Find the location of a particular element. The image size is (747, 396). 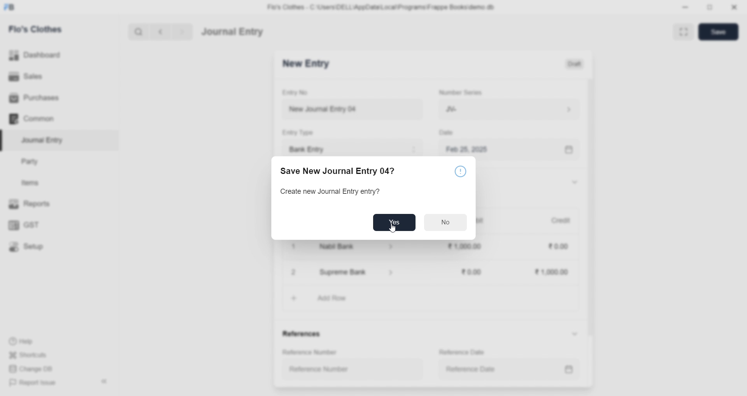

Save New Journal Entry 04? is located at coordinates (338, 171).